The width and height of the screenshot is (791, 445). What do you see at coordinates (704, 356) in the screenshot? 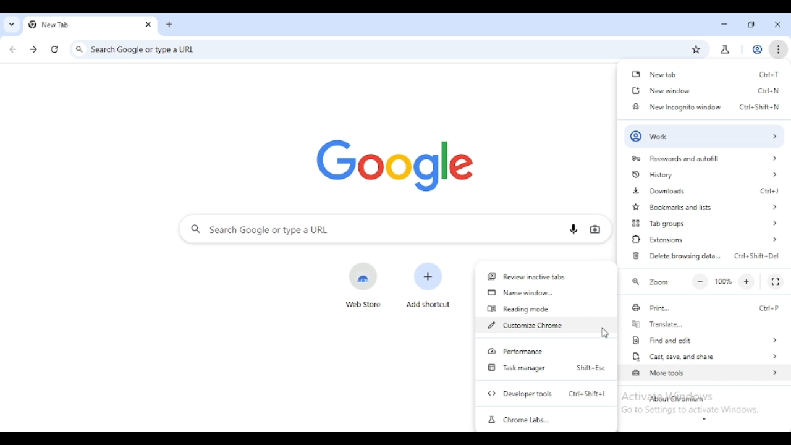
I see `cast, save, and share` at bounding box center [704, 356].